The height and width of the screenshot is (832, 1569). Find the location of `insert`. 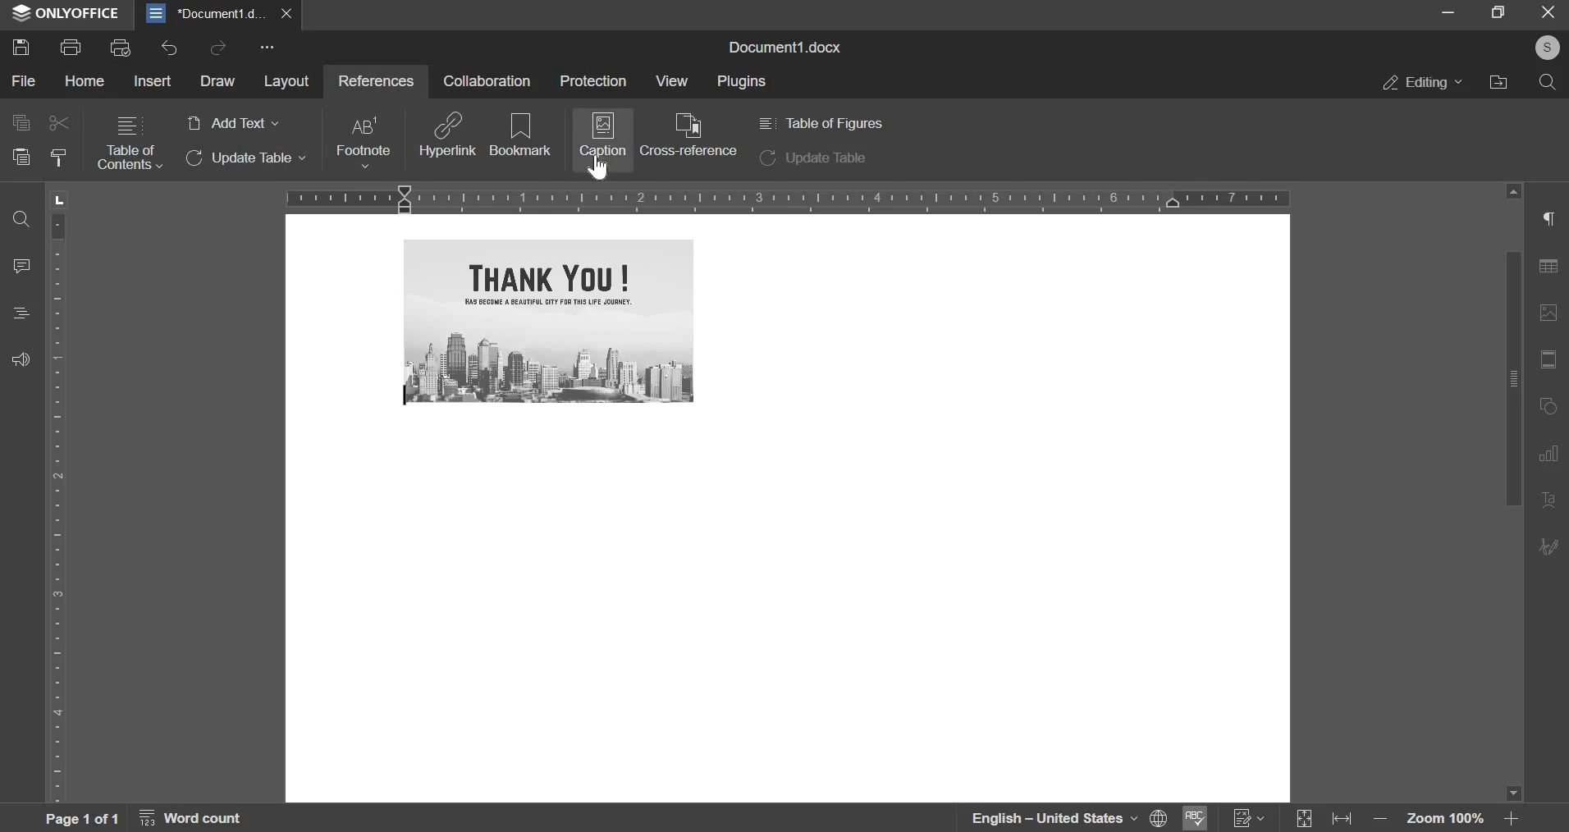

insert is located at coordinates (154, 80).